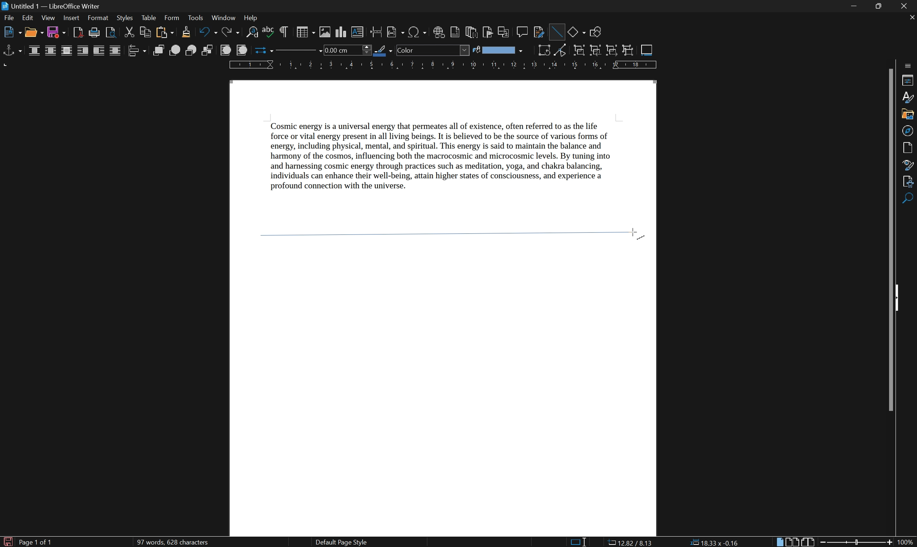  I want to click on sidebar settings, so click(909, 65).